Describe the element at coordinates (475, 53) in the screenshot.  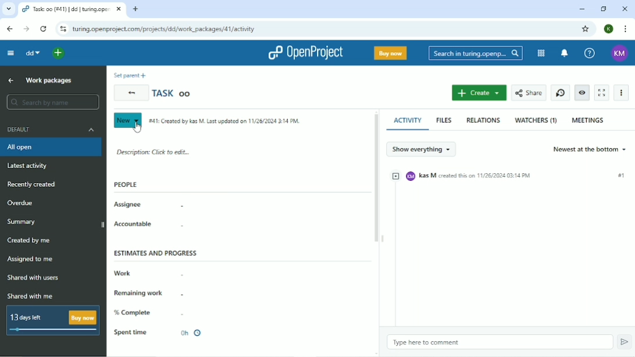
I see `Search in turing.openproject.com` at that location.